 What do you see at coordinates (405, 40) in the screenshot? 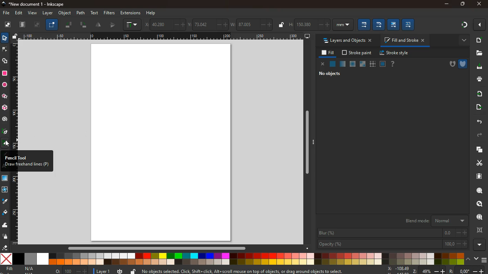
I see `fill and stroke` at bounding box center [405, 40].